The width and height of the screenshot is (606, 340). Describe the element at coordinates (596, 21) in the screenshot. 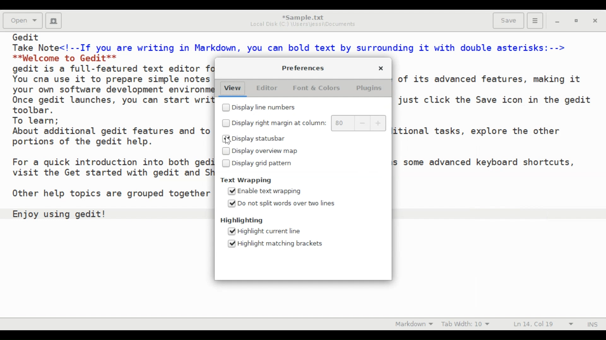

I see `Close` at that location.